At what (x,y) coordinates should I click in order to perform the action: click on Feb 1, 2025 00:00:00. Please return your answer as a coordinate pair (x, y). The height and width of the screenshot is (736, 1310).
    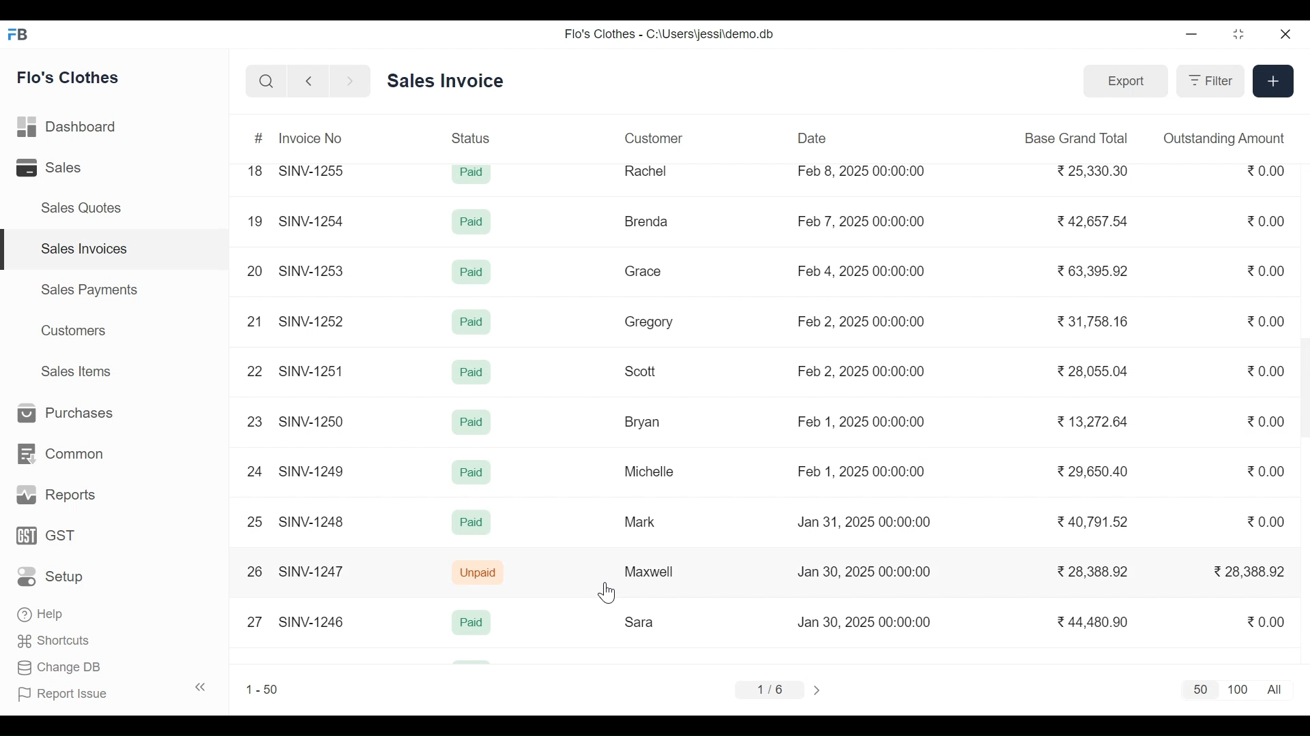
    Looking at the image, I should click on (860, 472).